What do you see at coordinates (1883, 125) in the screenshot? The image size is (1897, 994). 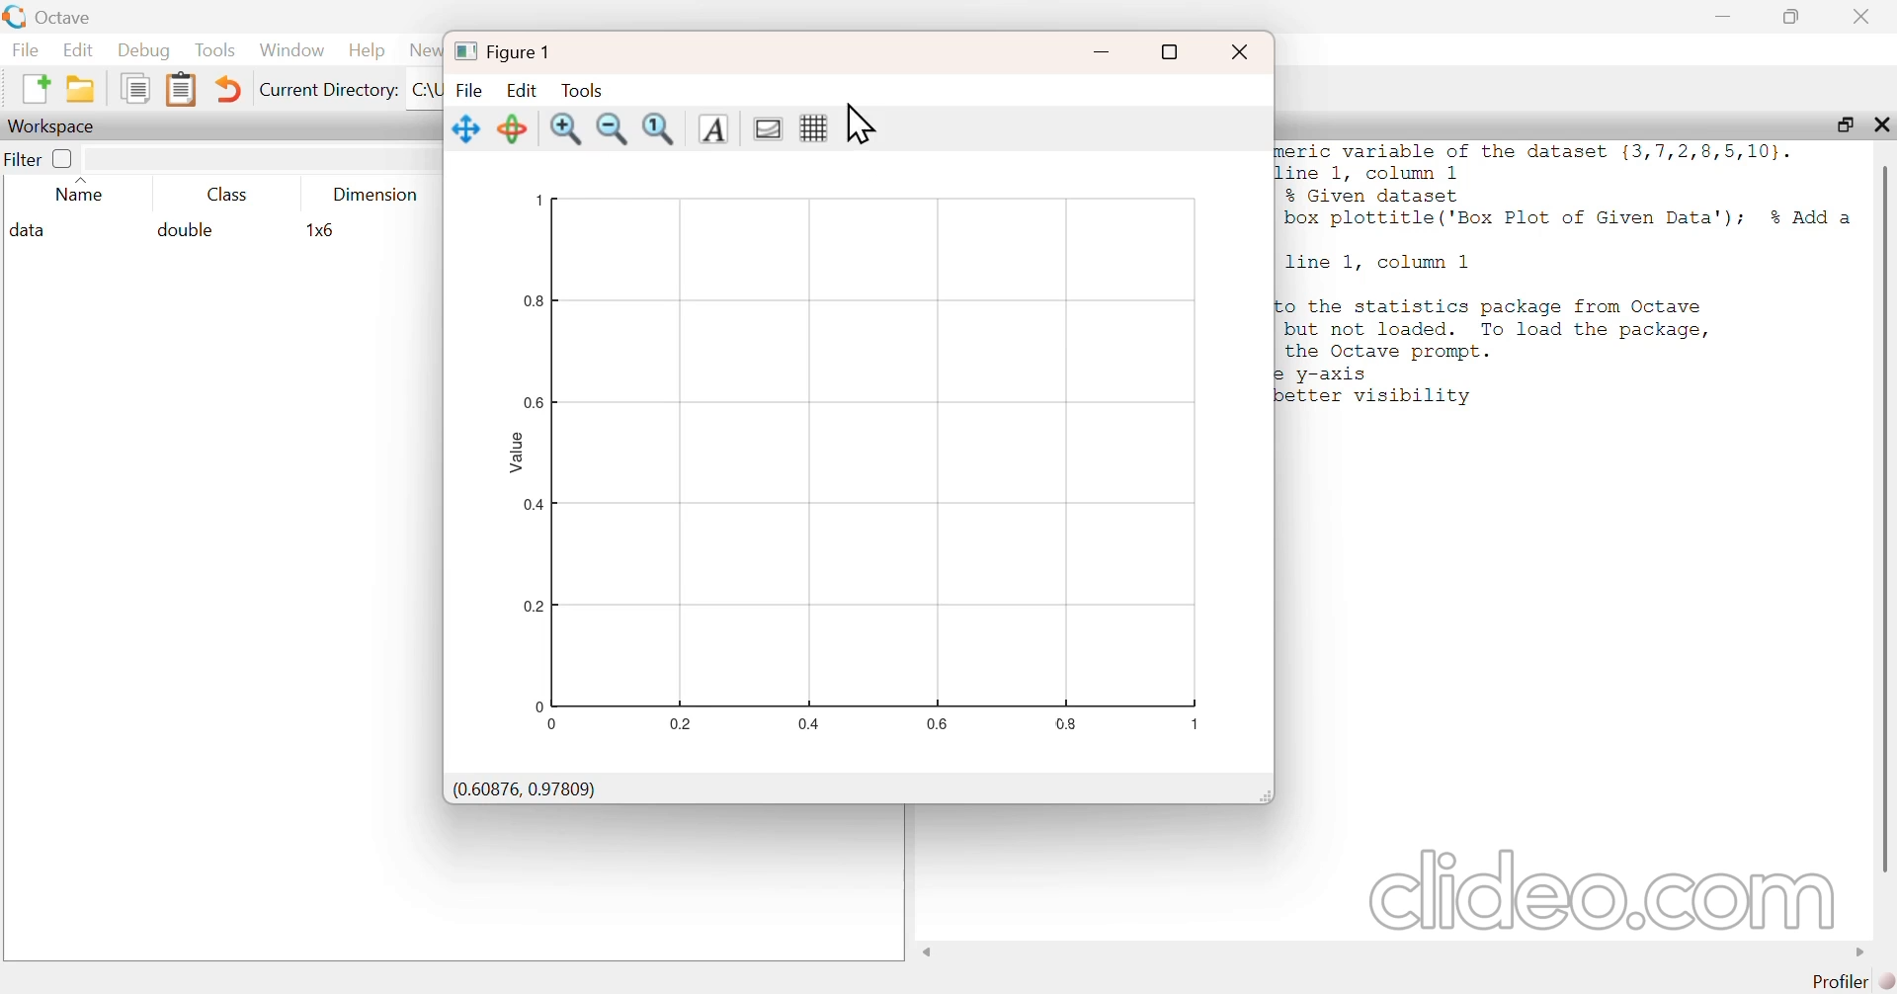 I see `close` at bounding box center [1883, 125].